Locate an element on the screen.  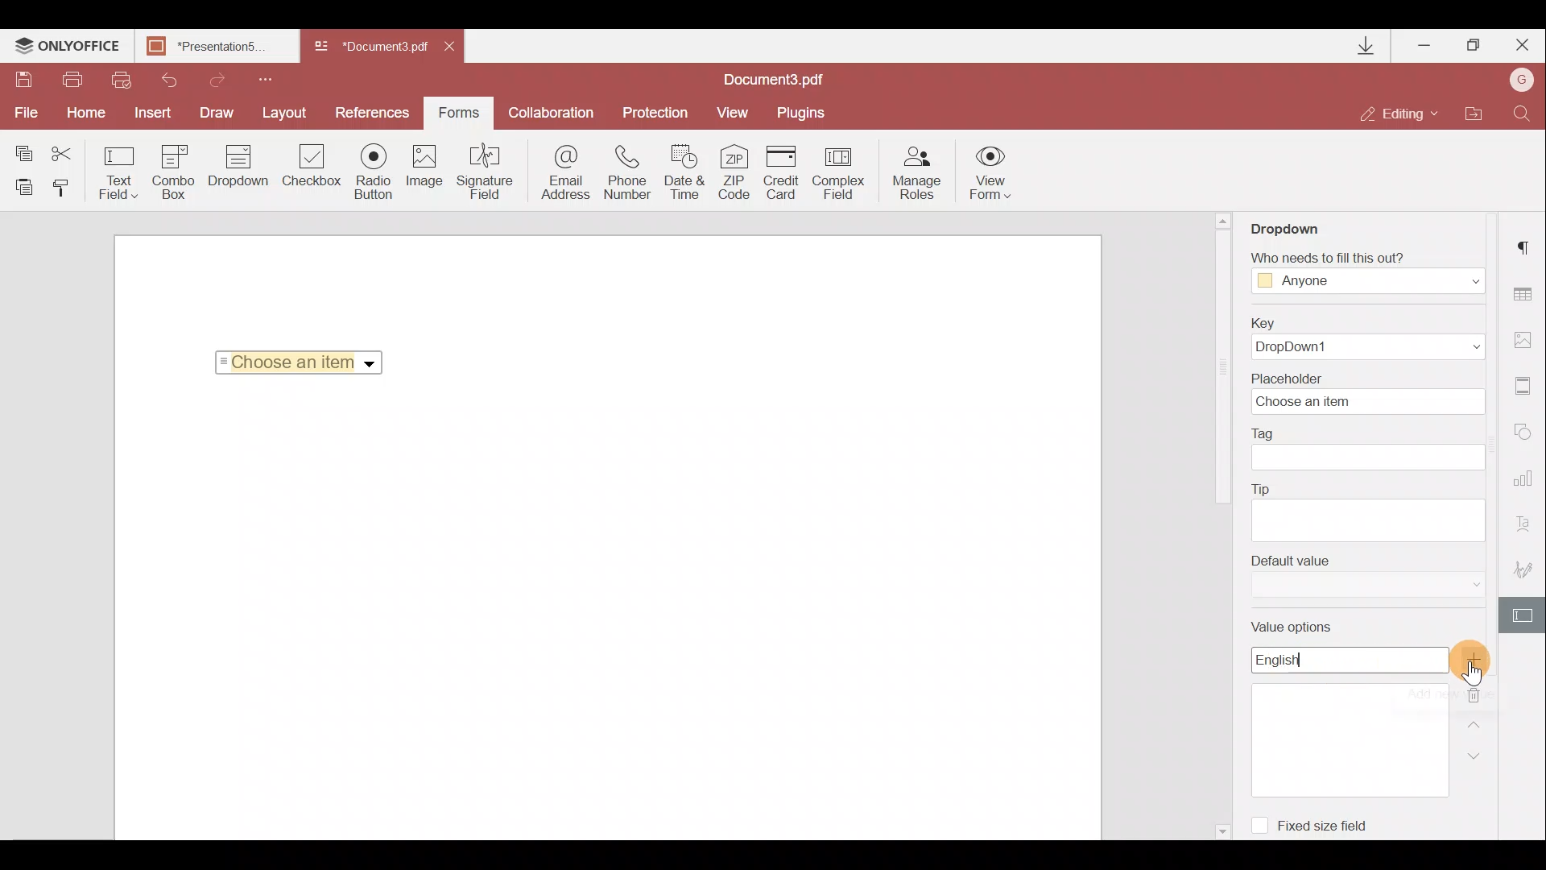
Close is located at coordinates (455, 43).